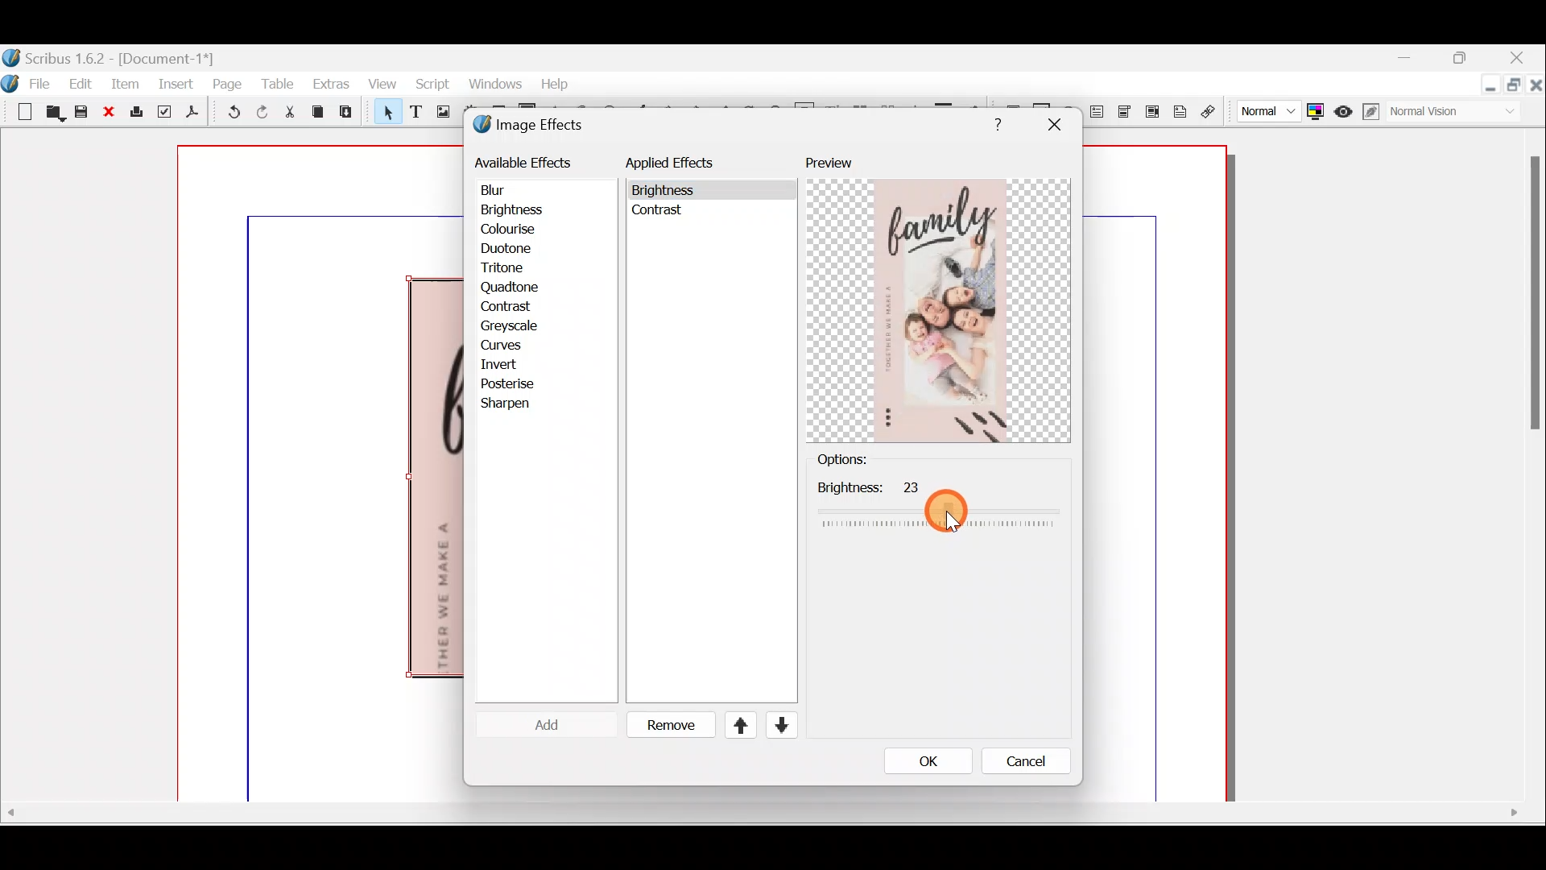 The image size is (1546, 870). I want to click on Document name, so click(110, 56).